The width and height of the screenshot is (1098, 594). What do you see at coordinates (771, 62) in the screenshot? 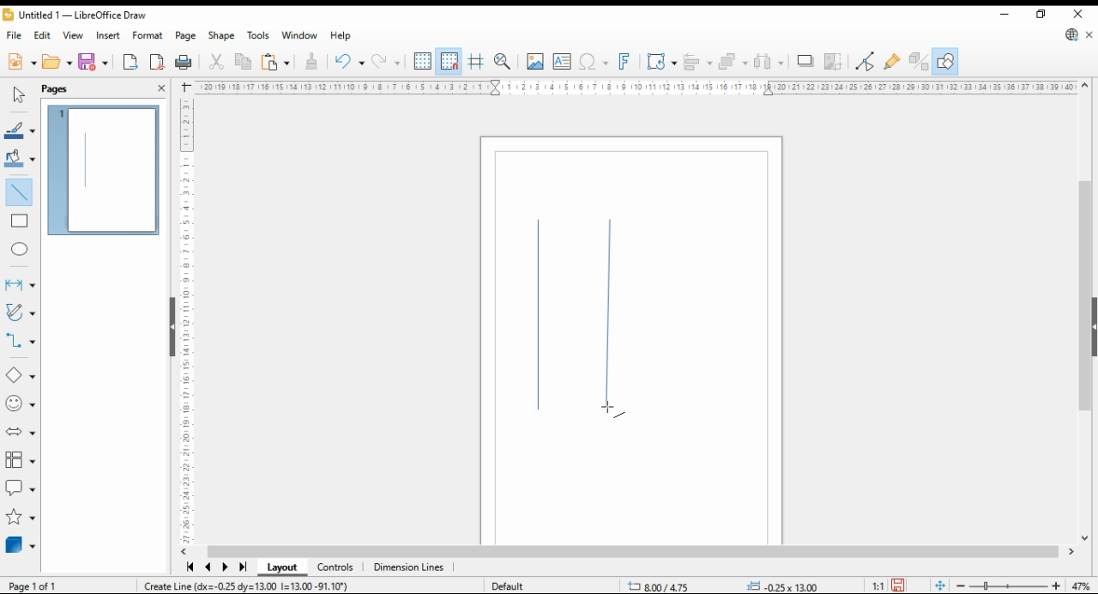
I see `select at least three objects to distribute` at bounding box center [771, 62].